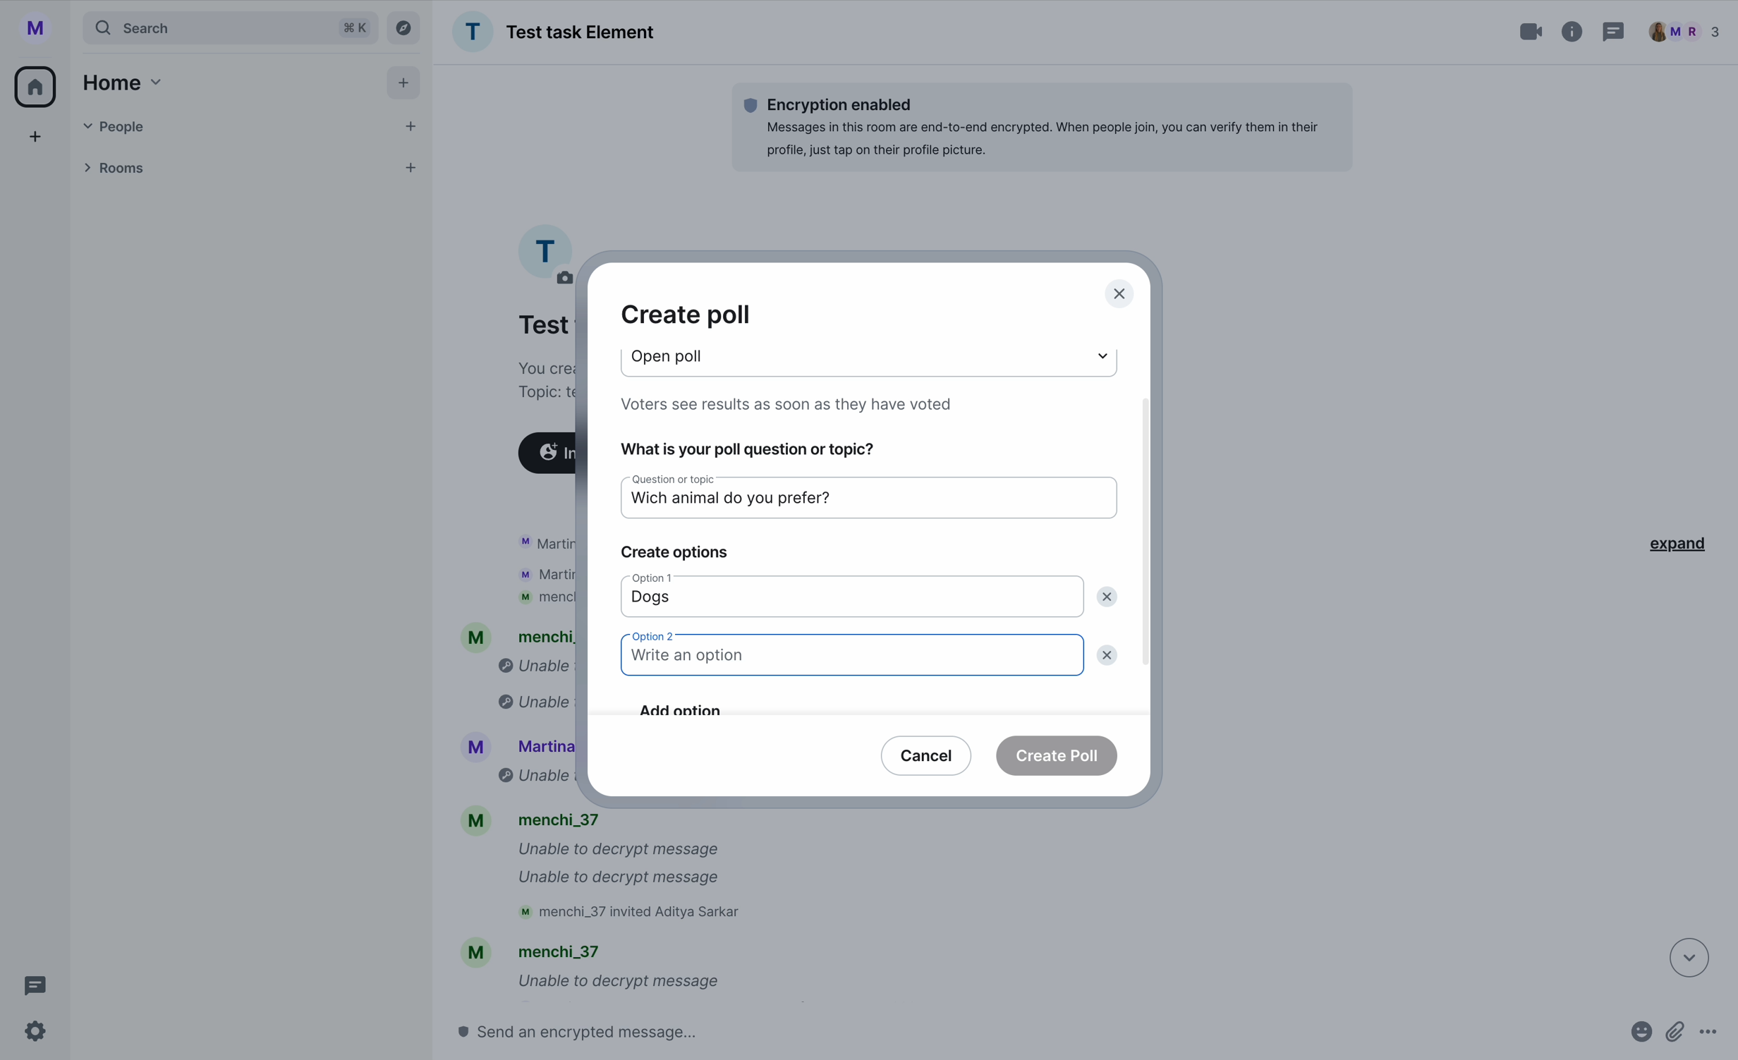 The width and height of the screenshot is (1738, 1060). I want to click on question or topic, so click(678, 480).